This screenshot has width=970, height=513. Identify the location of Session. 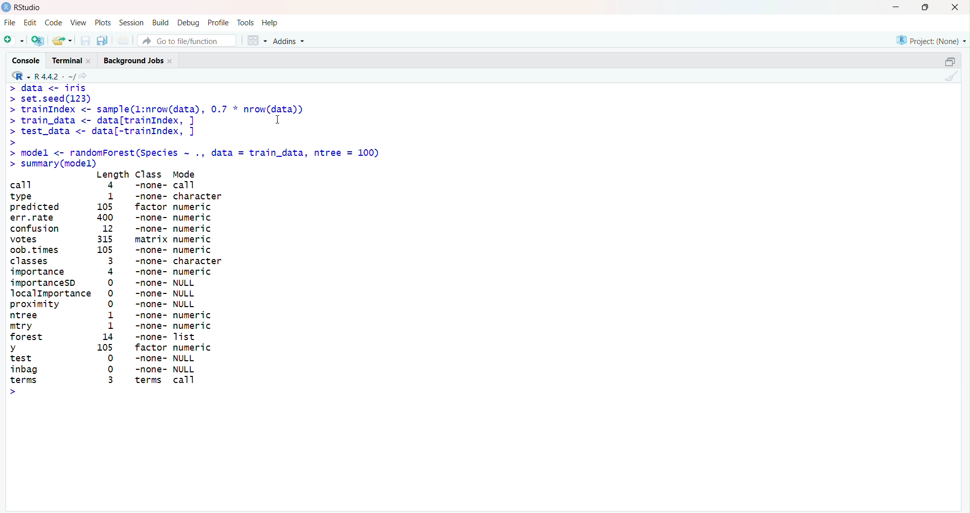
(131, 23).